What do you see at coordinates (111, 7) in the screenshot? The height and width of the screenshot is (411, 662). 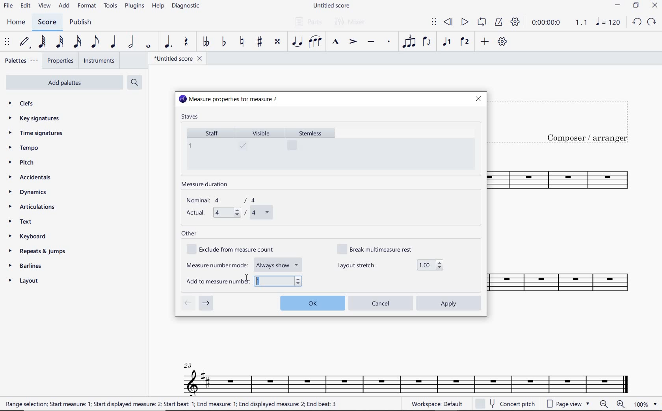 I see `TOOLS` at bounding box center [111, 7].